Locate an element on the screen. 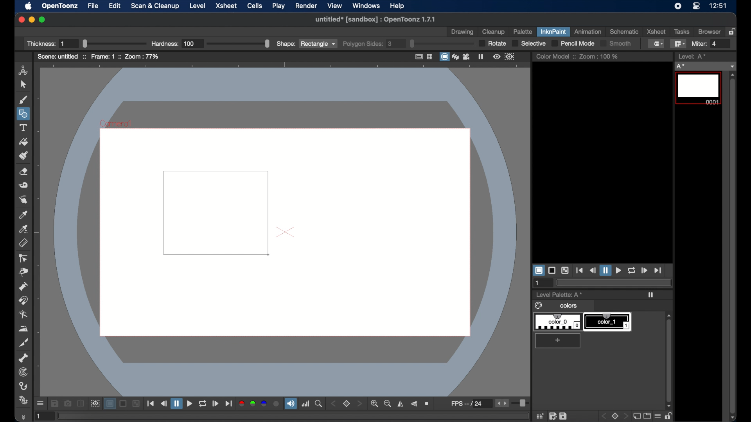  colors is located at coordinates (557, 306).